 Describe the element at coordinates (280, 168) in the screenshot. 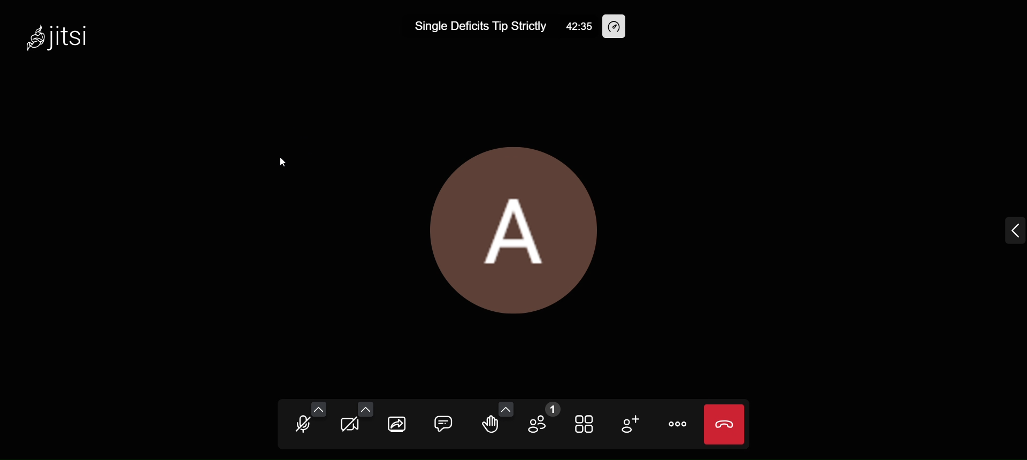

I see `cursor` at that location.